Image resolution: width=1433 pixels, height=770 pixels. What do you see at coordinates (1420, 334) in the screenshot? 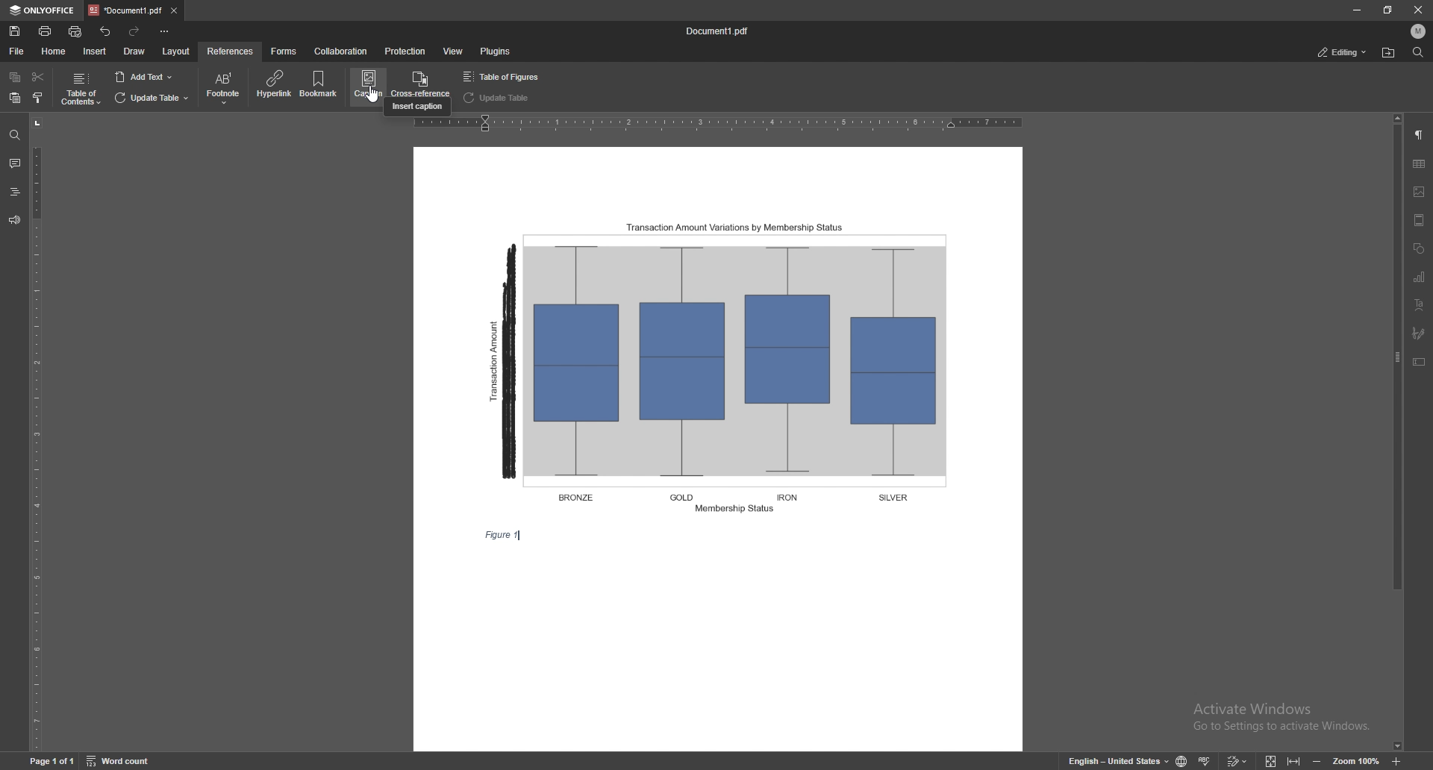
I see `signature` at bounding box center [1420, 334].